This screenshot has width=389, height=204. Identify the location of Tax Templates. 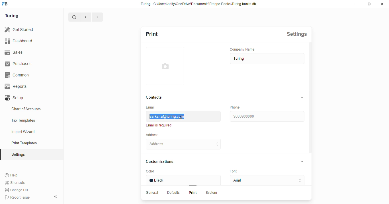
(31, 120).